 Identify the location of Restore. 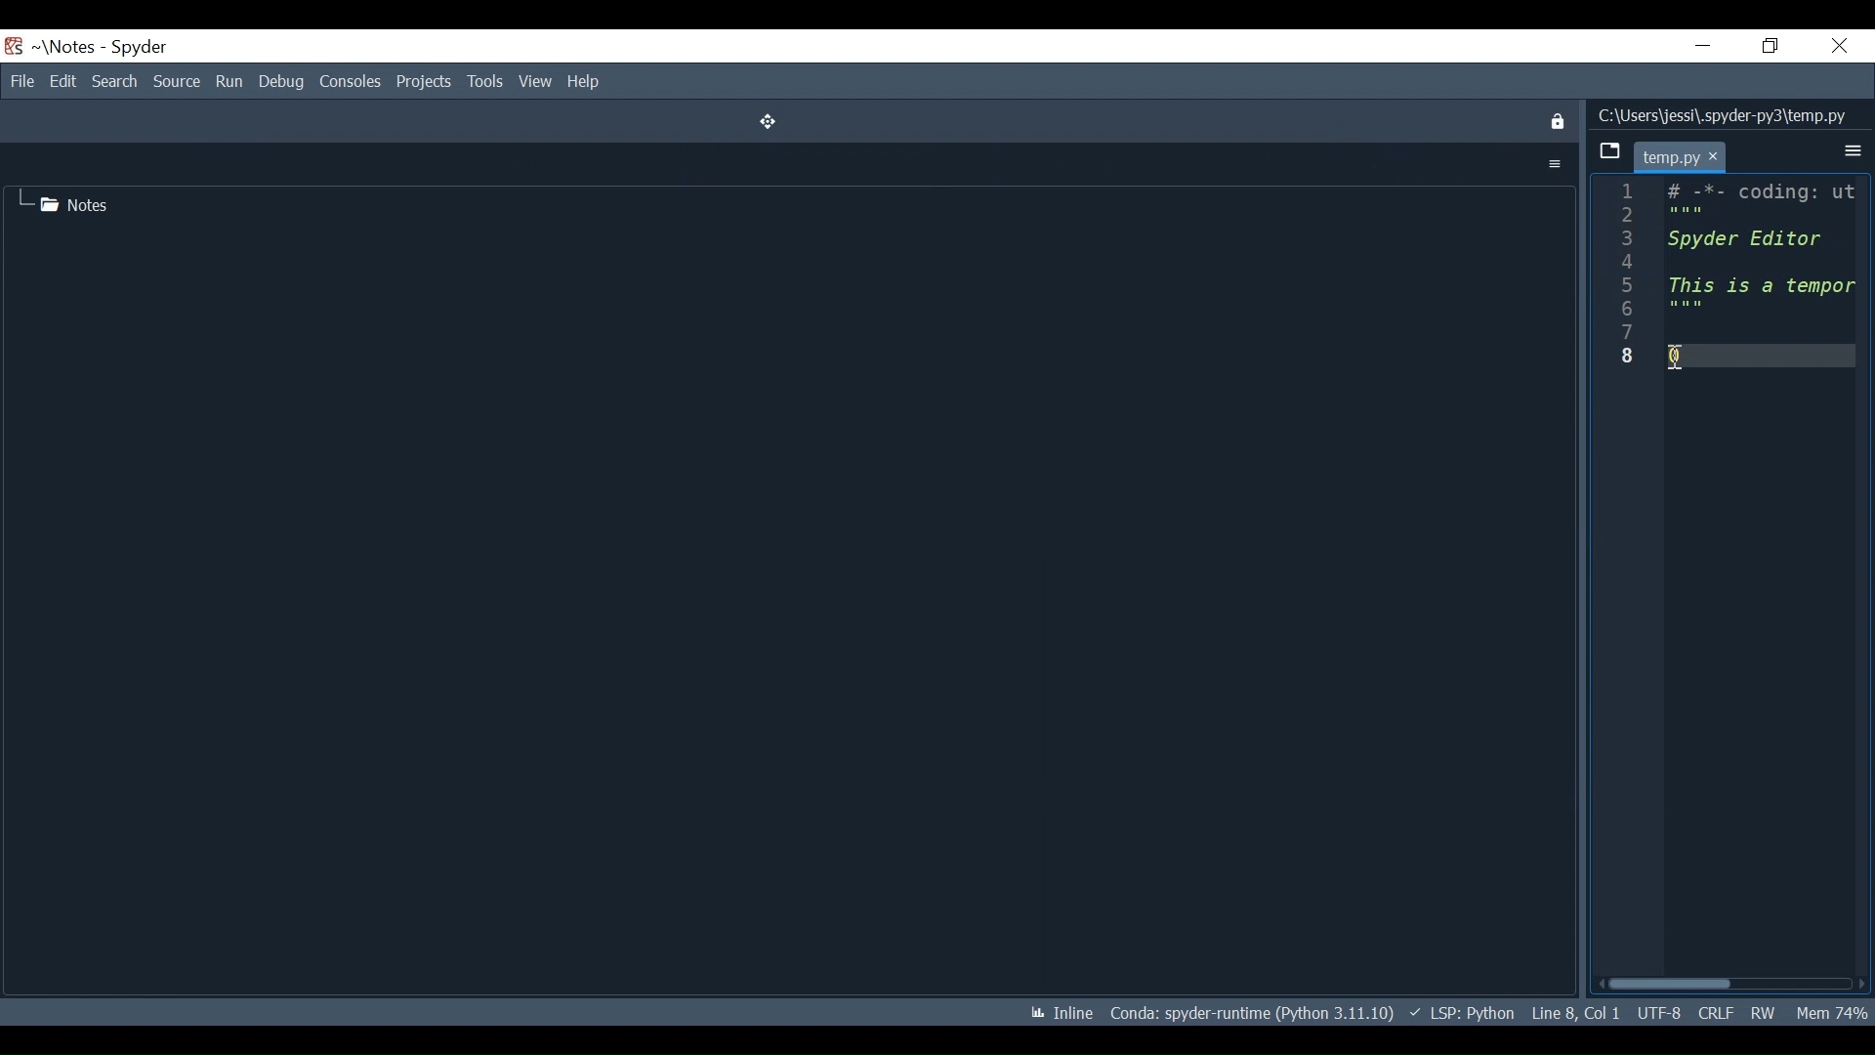
(1771, 45).